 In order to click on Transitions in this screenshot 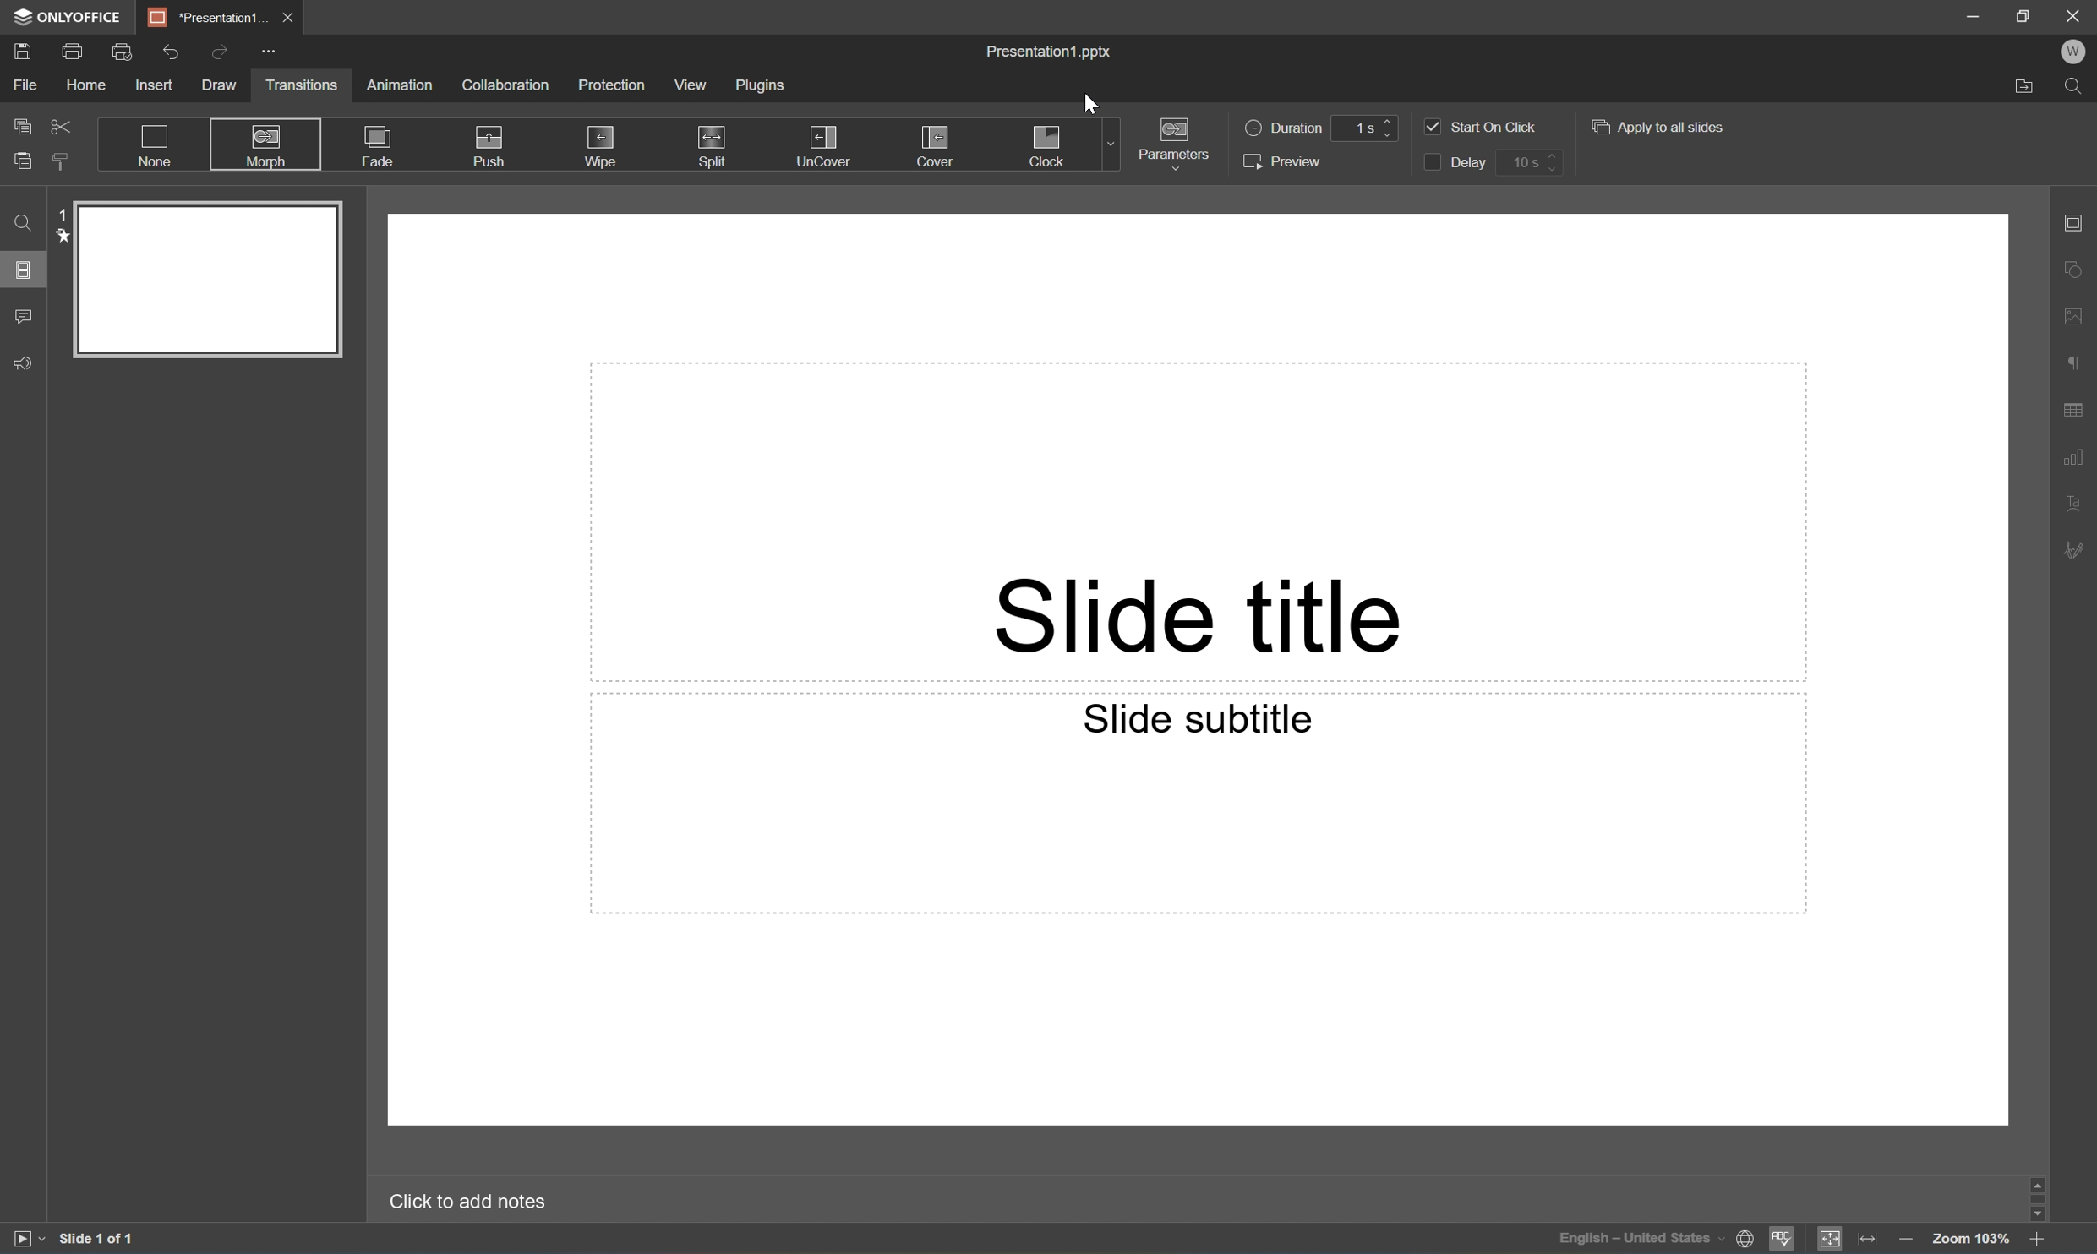, I will do `click(302, 86)`.